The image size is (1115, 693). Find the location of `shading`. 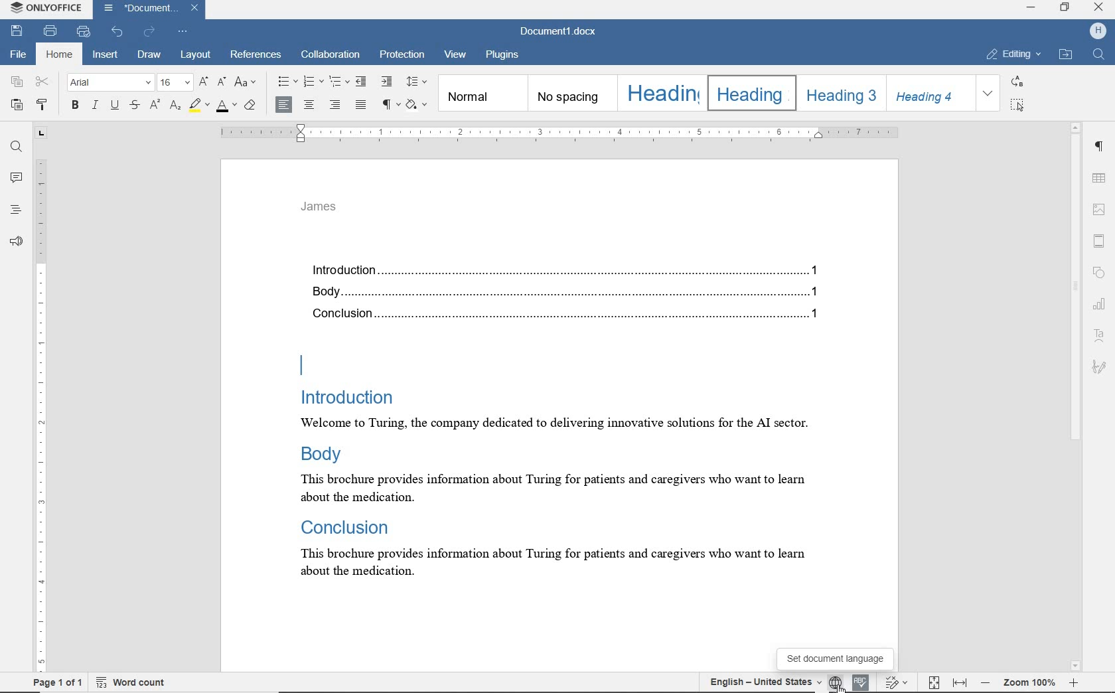

shading is located at coordinates (419, 104).